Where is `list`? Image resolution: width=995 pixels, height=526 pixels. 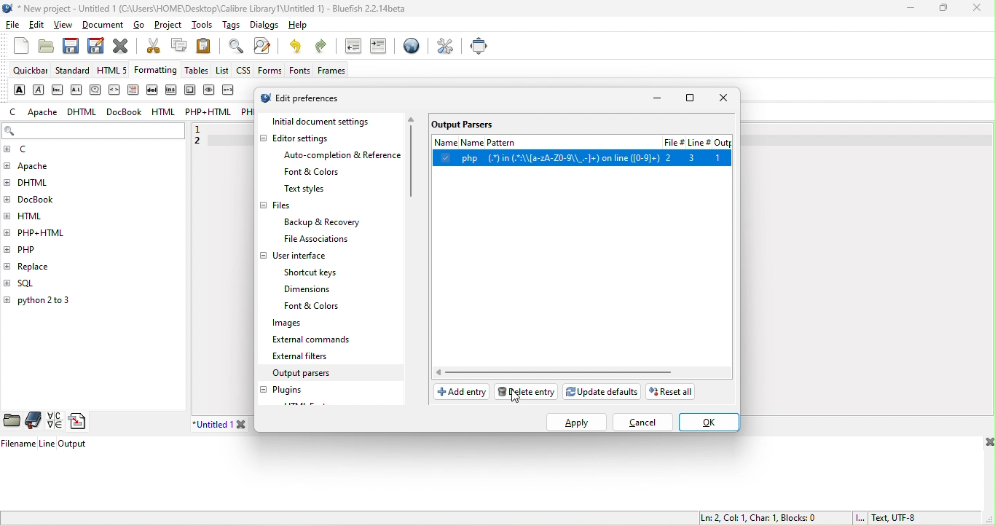
list is located at coordinates (222, 70).